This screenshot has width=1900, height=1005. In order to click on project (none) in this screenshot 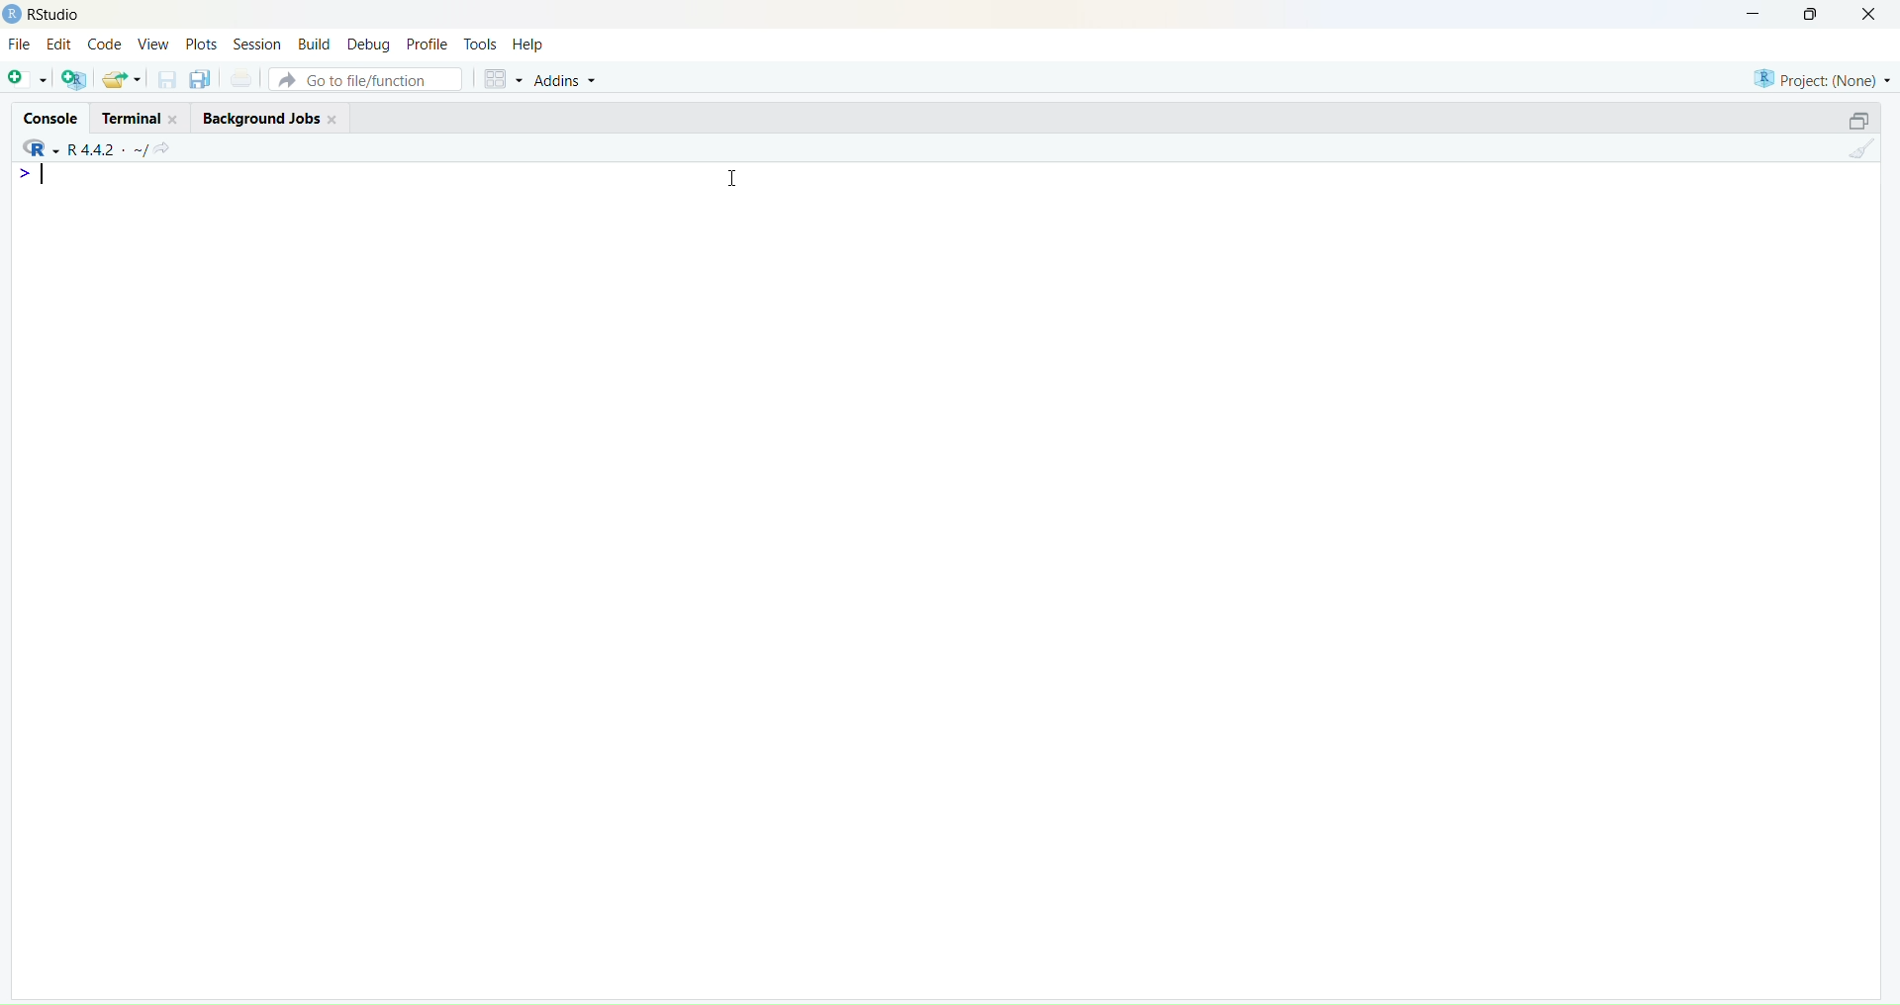, I will do `click(1822, 80)`.